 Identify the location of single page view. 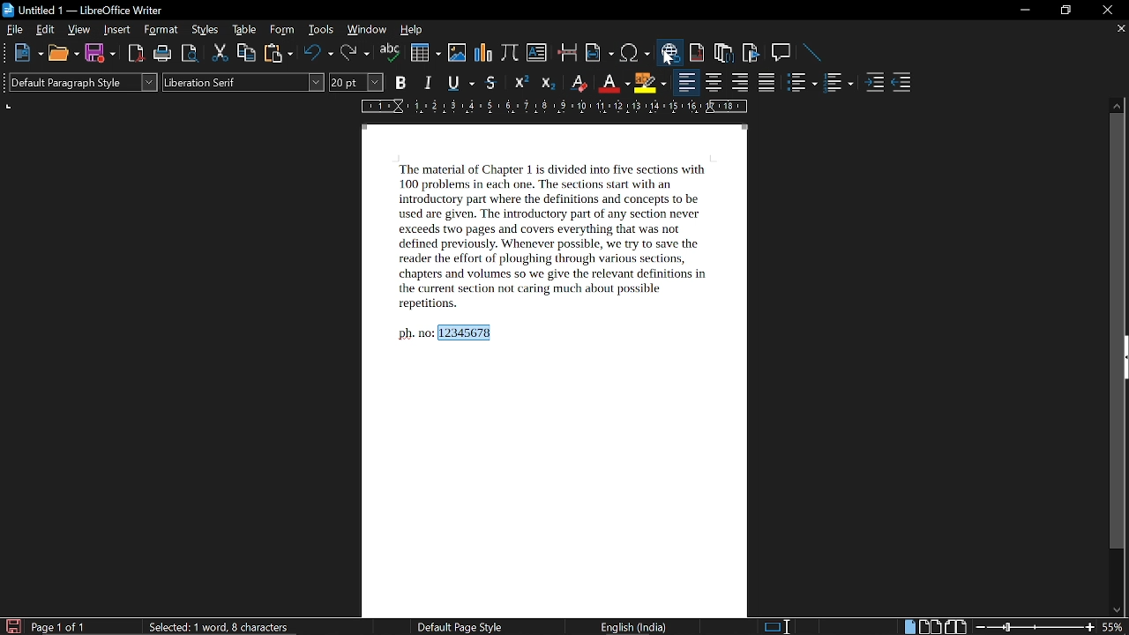
(908, 626).